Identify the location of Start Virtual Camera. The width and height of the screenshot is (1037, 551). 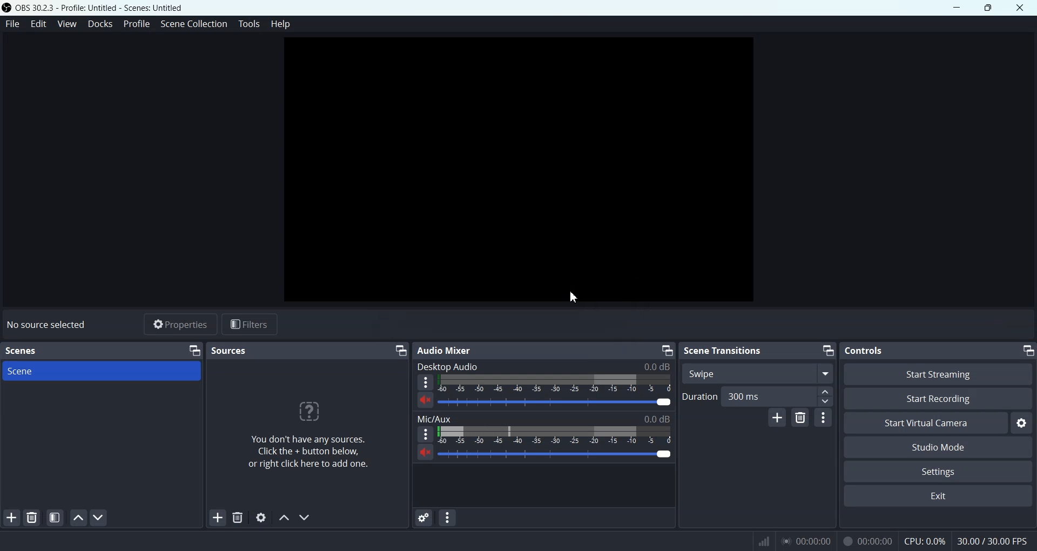
(924, 424).